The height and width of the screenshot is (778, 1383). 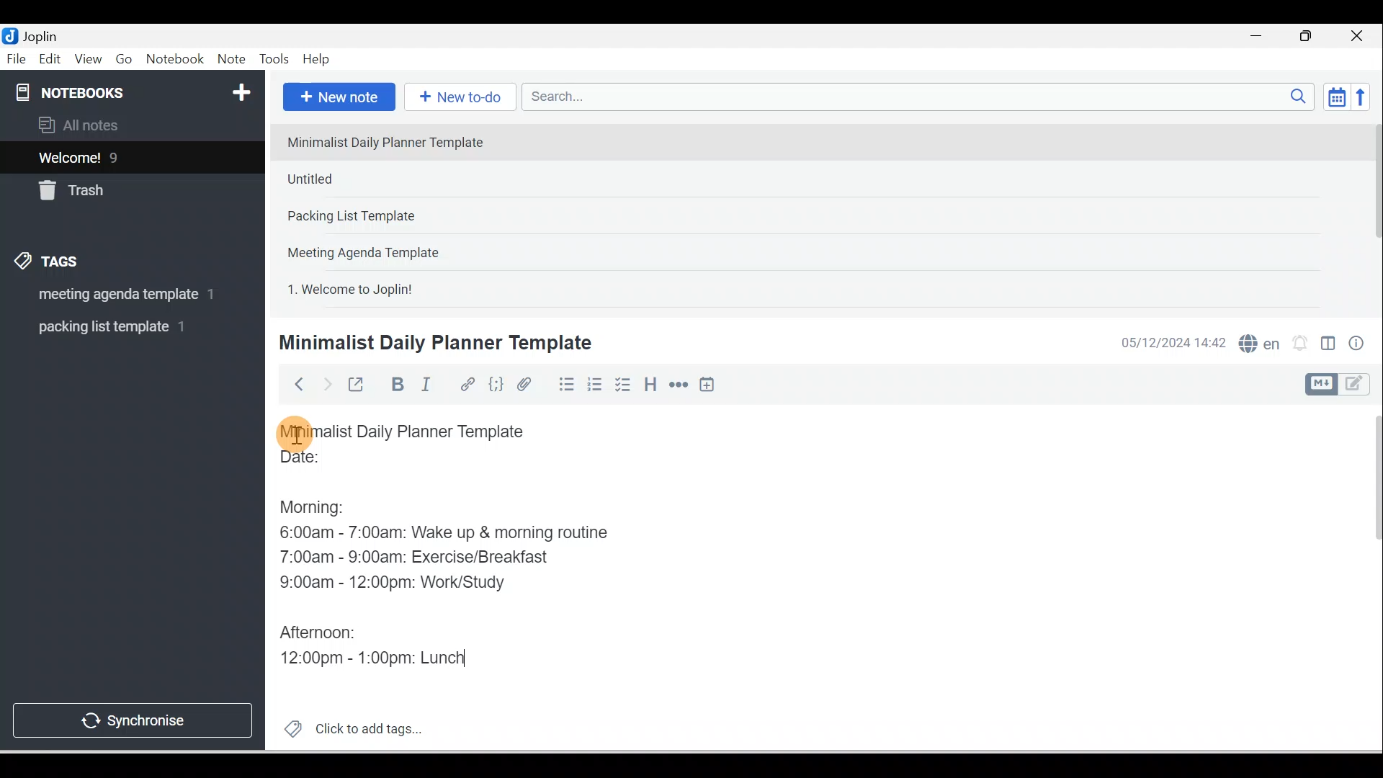 What do you see at coordinates (292, 384) in the screenshot?
I see `Back` at bounding box center [292, 384].